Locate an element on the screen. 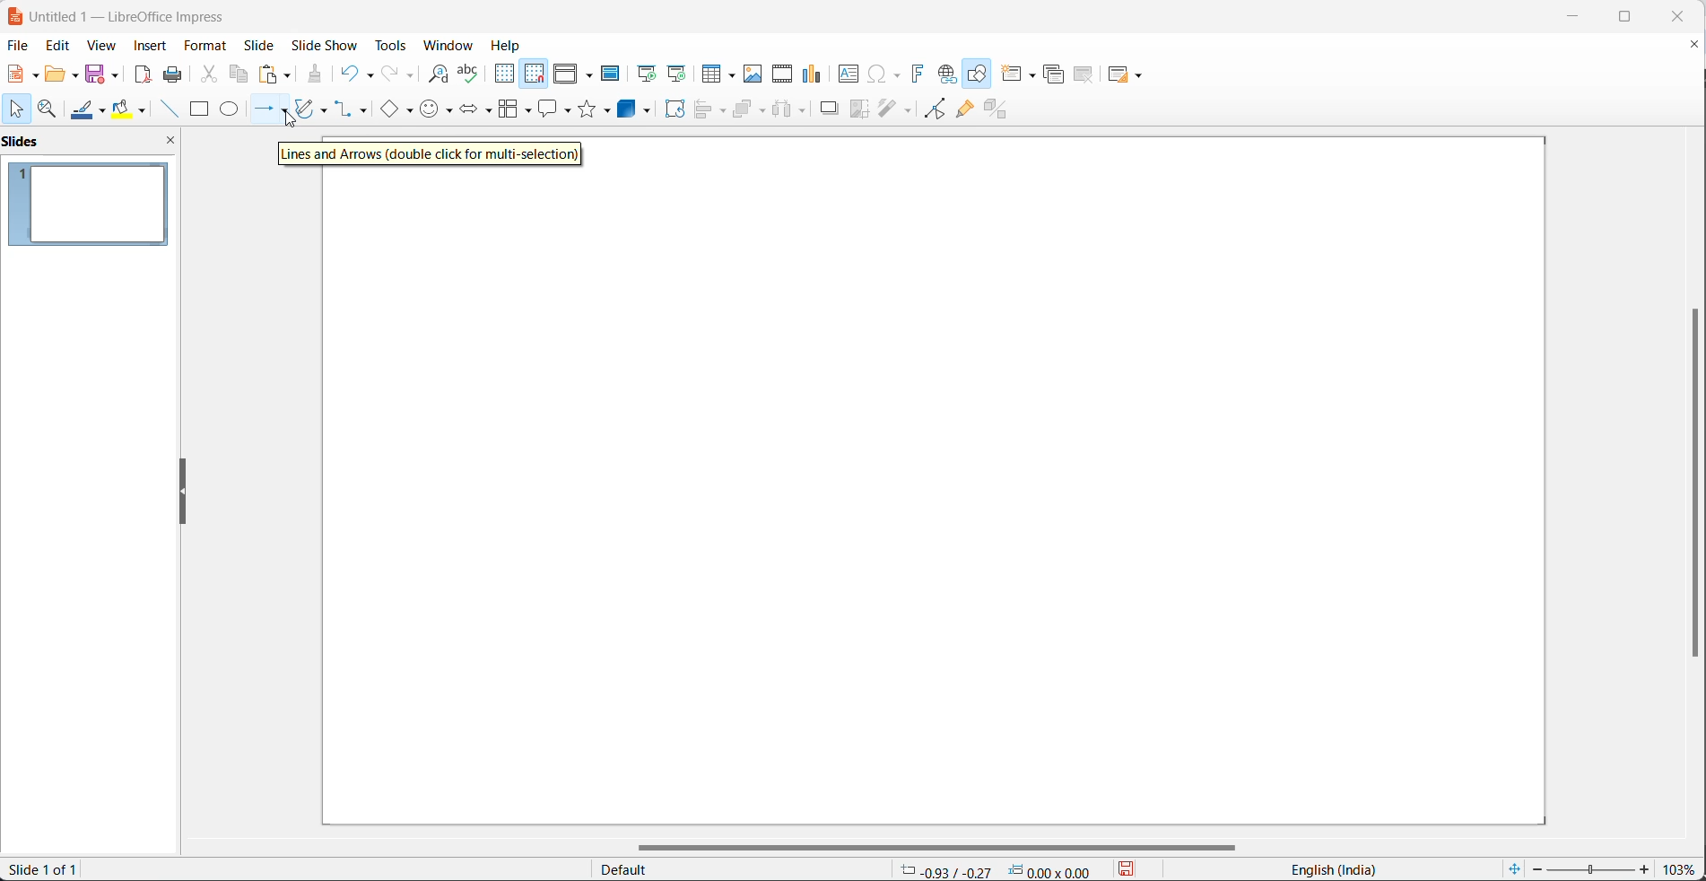 The width and height of the screenshot is (1706, 881). flow chart is located at coordinates (511, 109).